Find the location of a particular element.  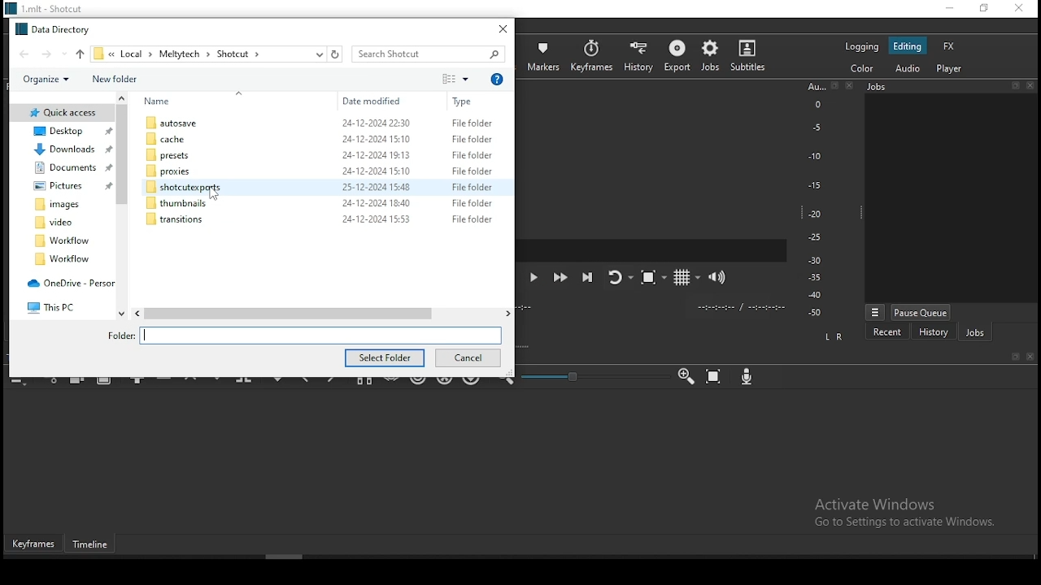

play/pause is located at coordinates (537, 280).